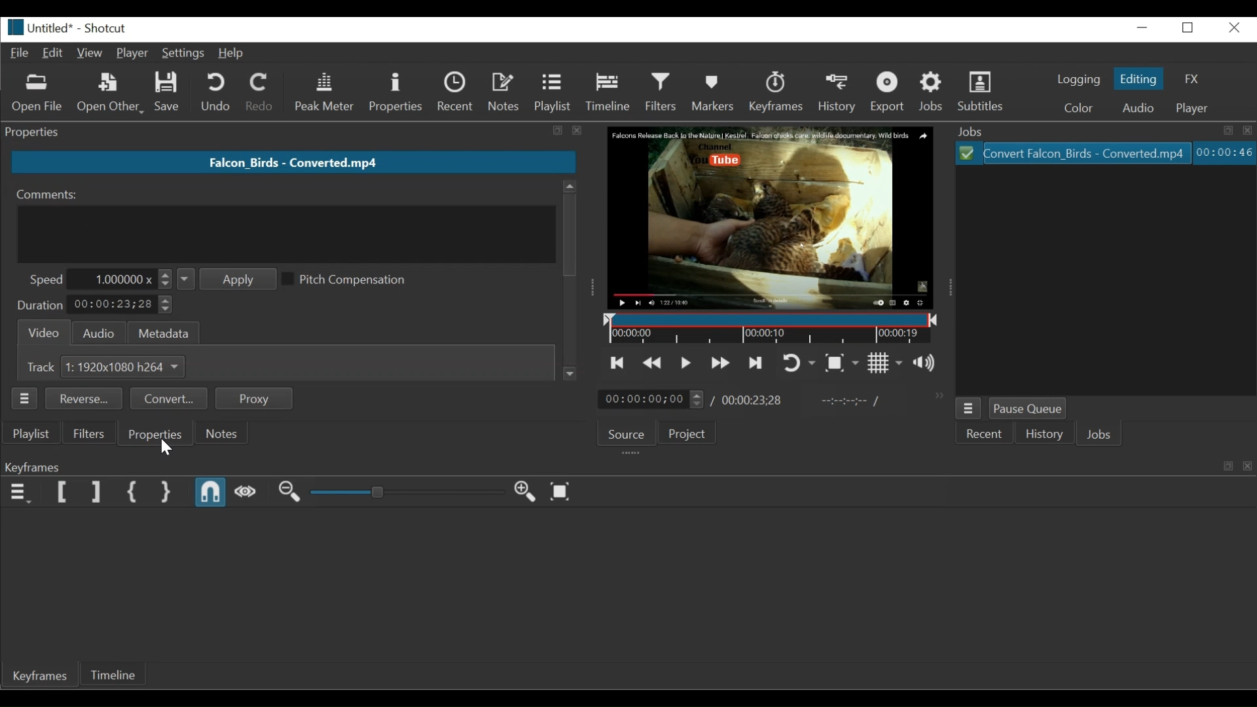 This screenshot has width=1257, height=707. Describe the element at coordinates (1193, 77) in the screenshot. I see `FX` at that location.